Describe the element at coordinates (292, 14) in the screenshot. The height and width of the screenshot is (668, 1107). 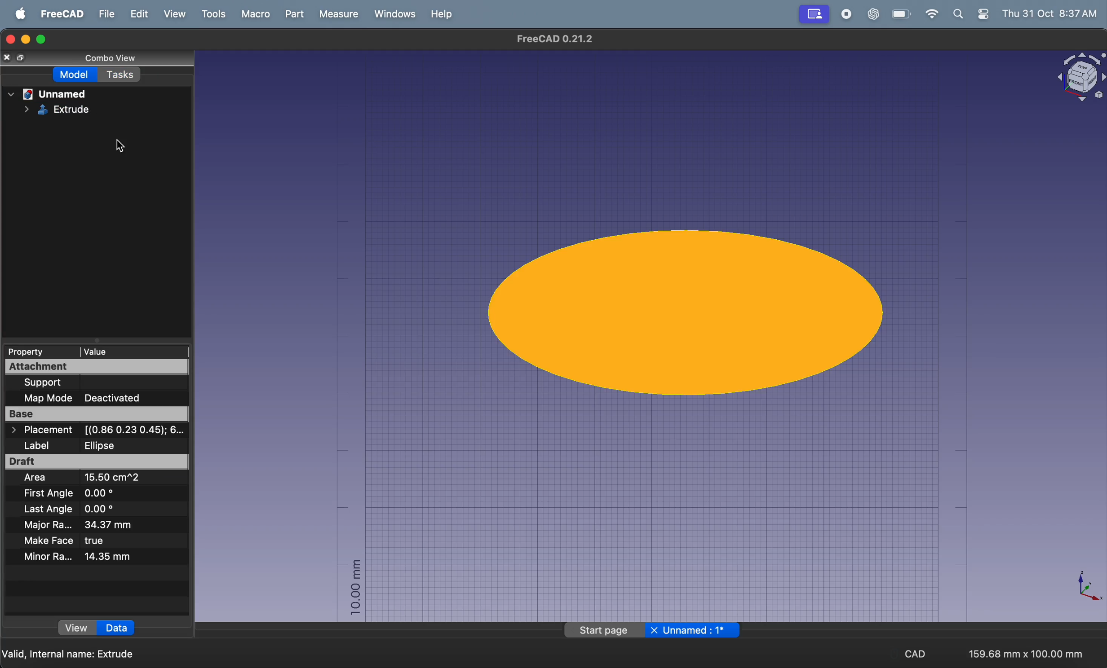
I see `part` at that location.